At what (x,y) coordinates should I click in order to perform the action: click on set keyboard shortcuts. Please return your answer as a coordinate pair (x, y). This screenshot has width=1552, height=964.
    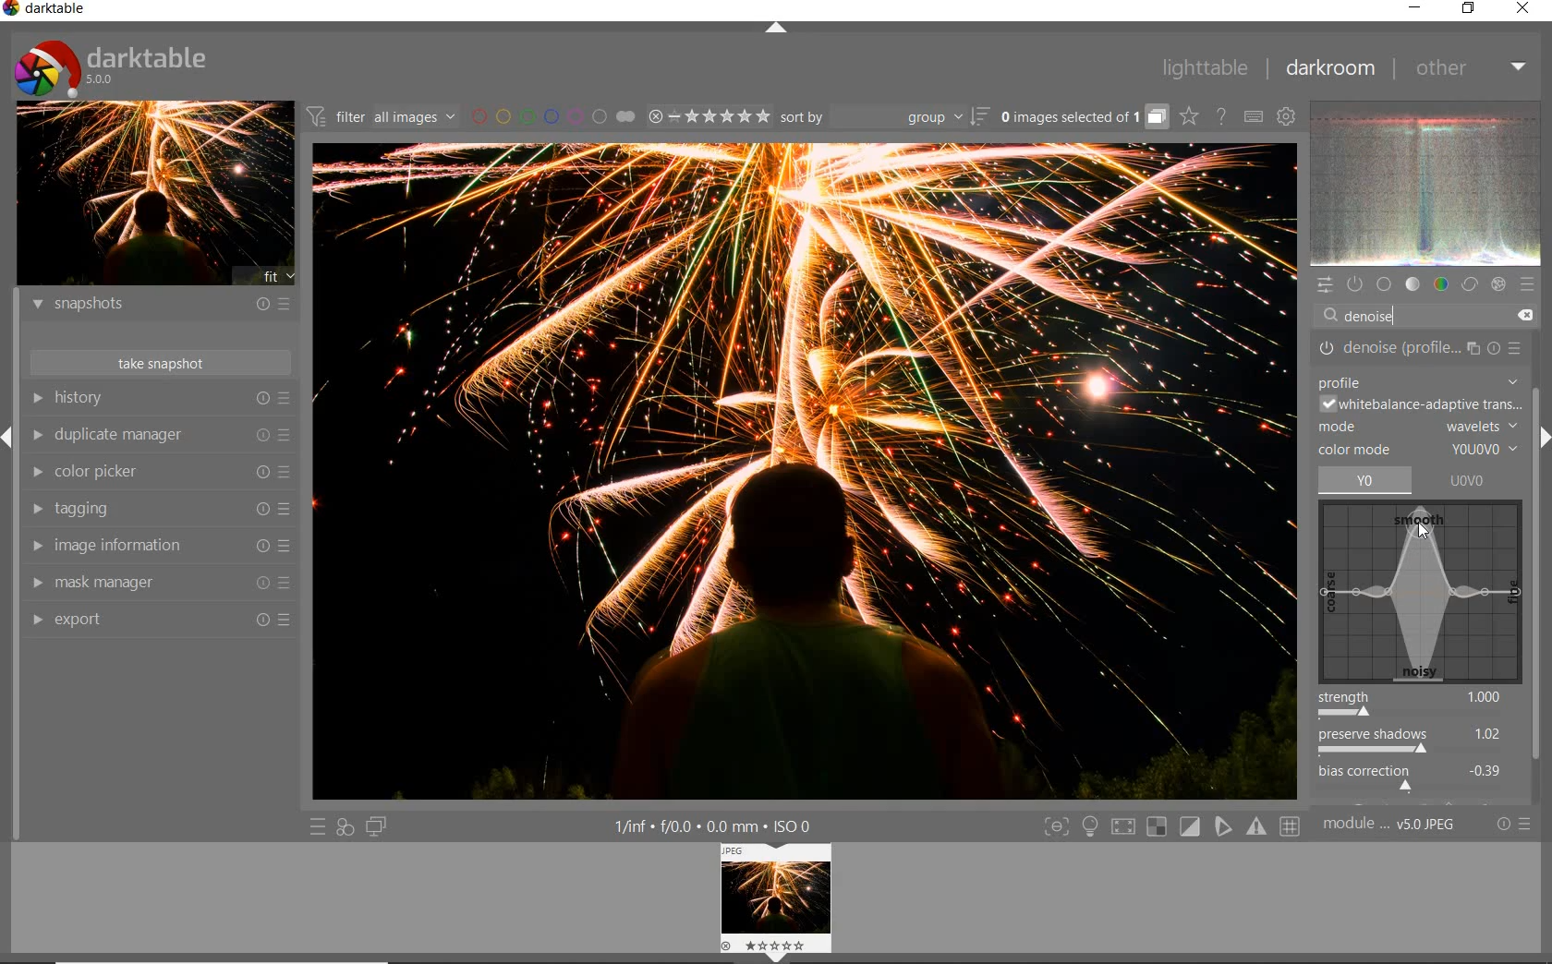
    Looking at the image, I should click on (1252, 116).